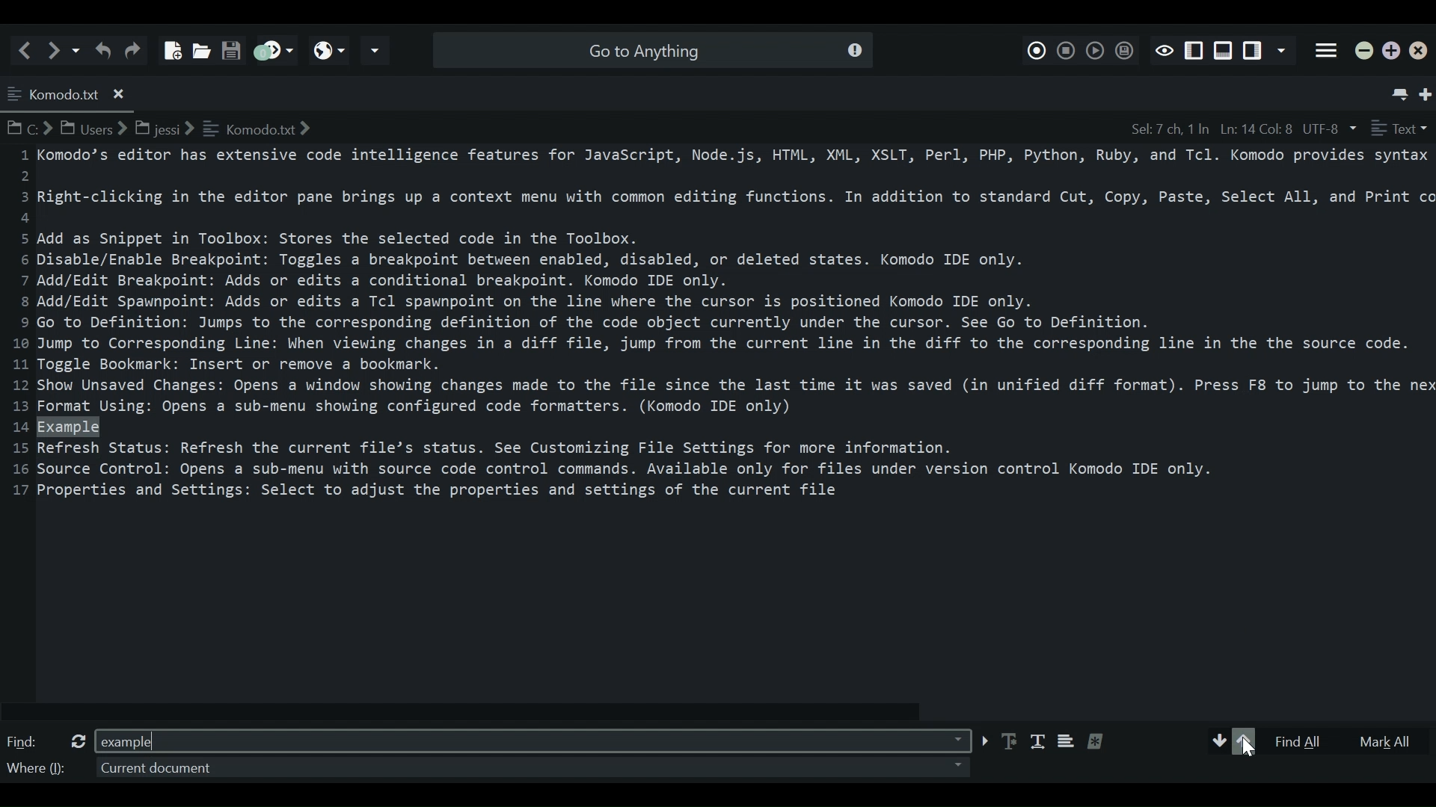 The image size is (1436, 807). I want to click on List all tabs, so click(1397, 90).